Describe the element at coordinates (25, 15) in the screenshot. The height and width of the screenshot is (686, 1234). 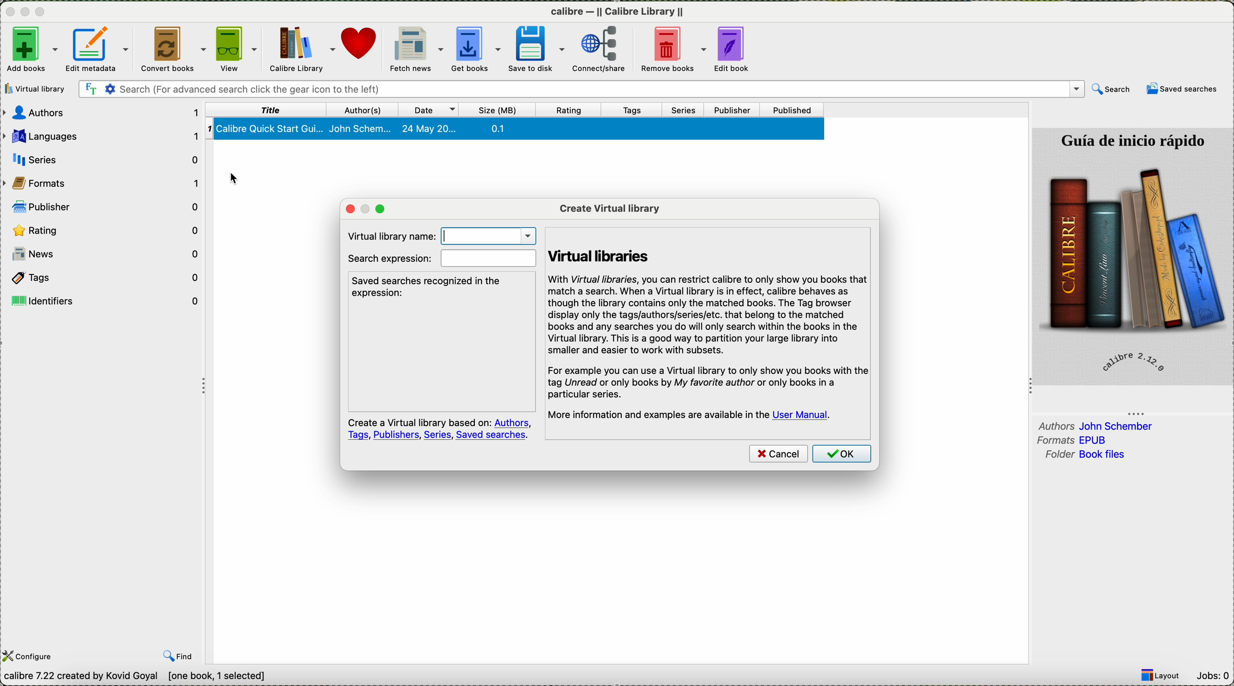
I see `minimize` at that location.